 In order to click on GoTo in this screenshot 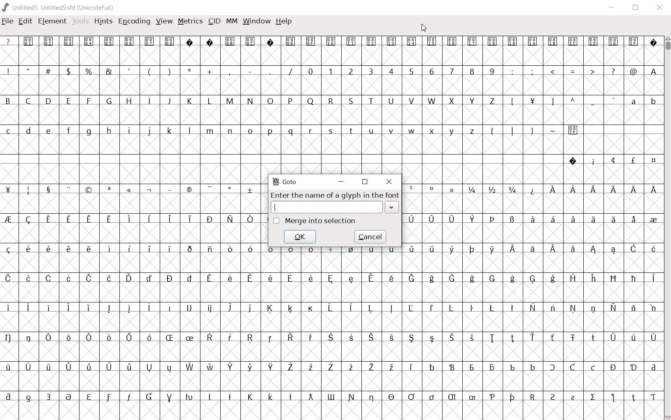, I will do `click(286, 182)`.